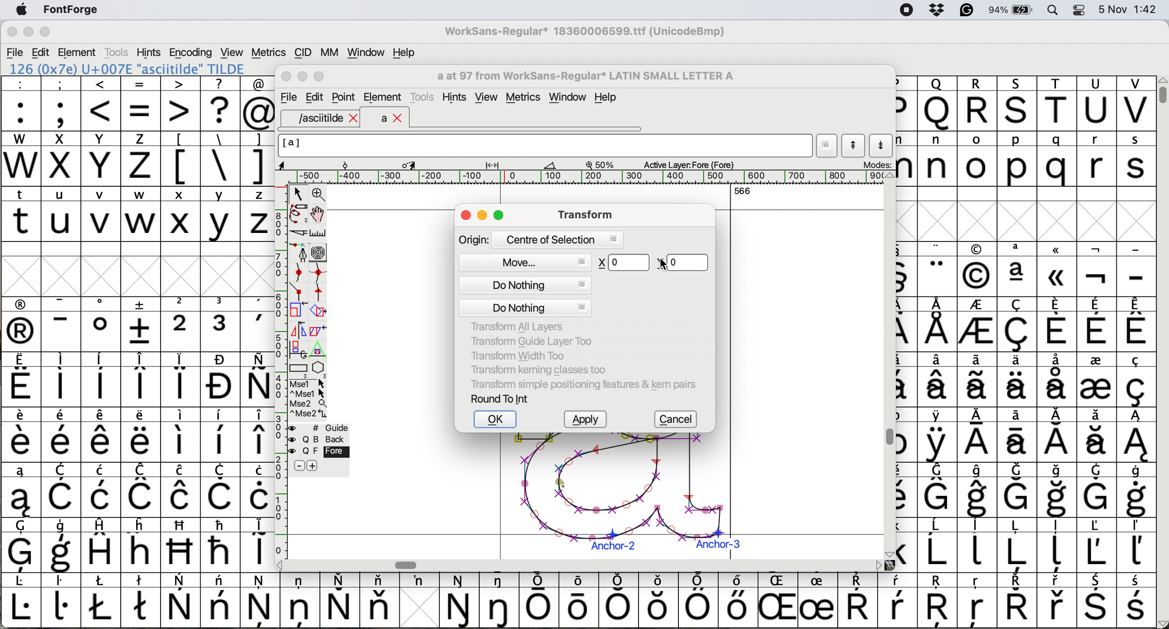  Describe the element at coordinates (544, 145) in the screenshot. I see `glyph name` at that location.